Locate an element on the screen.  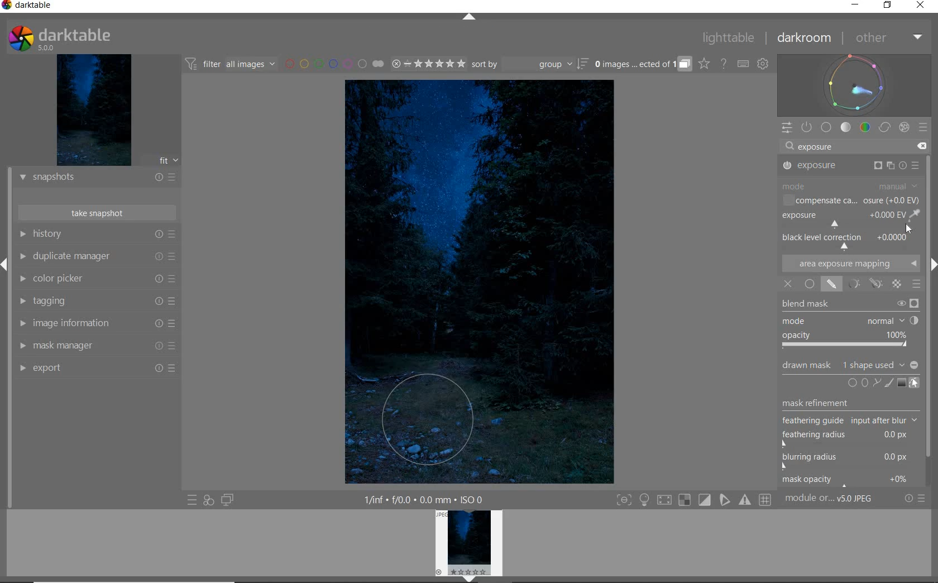
TAGGING is located at coordinates (95, 301).